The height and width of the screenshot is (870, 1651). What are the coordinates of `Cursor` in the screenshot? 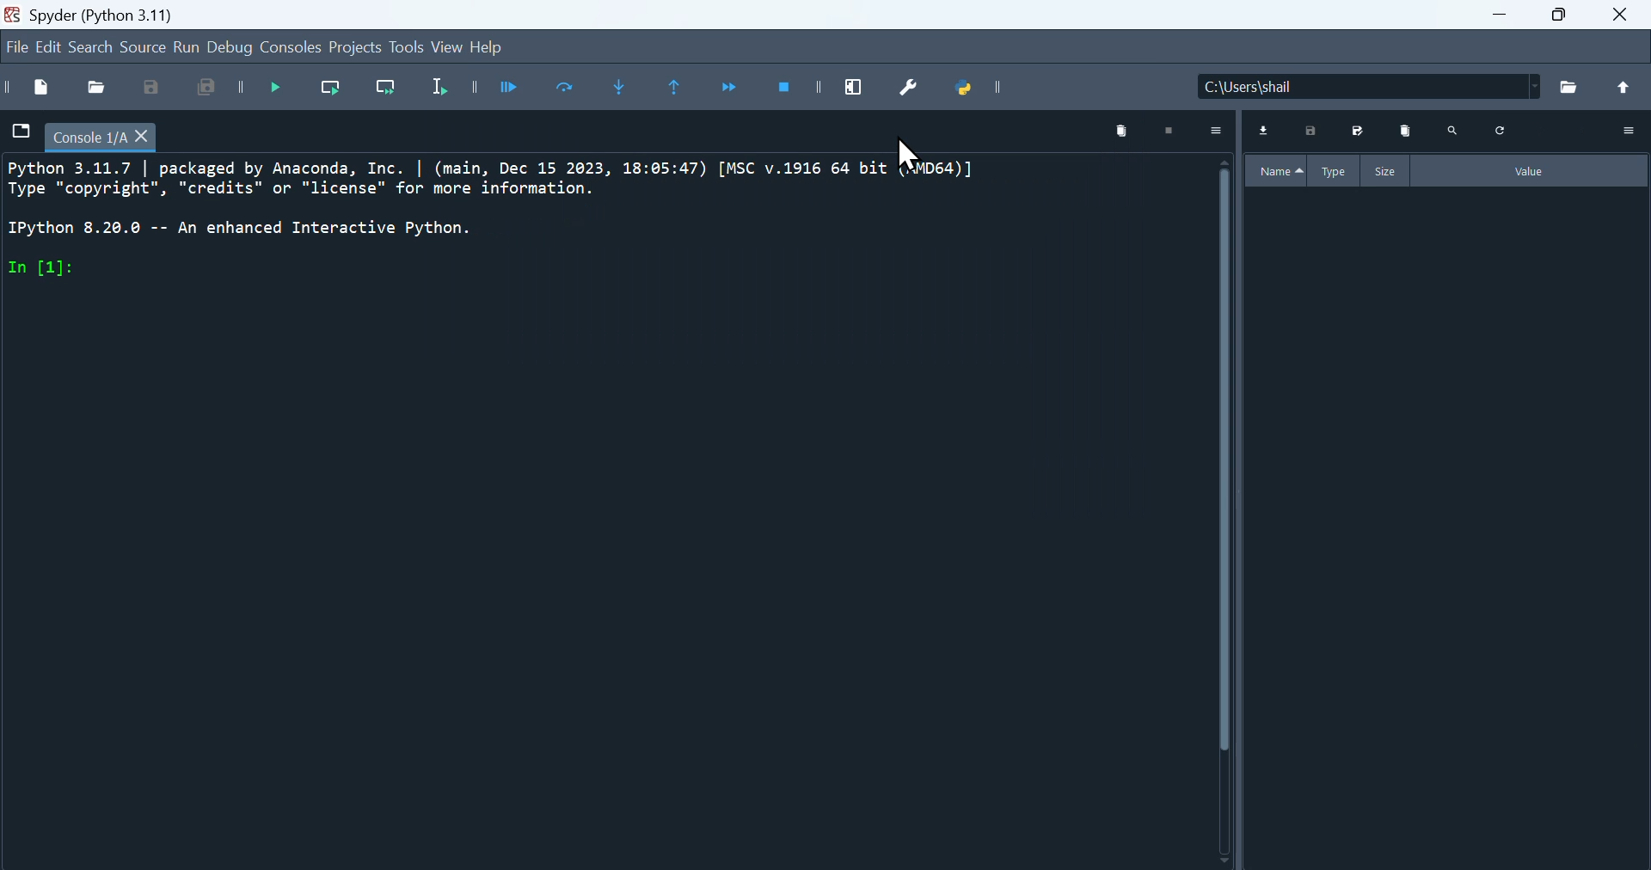 It's located at (918, 168).